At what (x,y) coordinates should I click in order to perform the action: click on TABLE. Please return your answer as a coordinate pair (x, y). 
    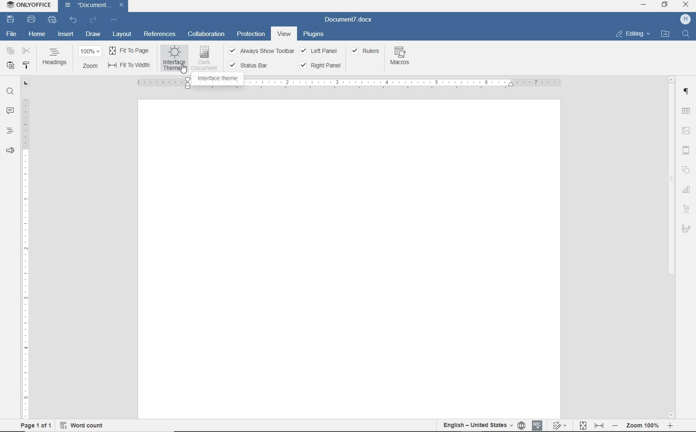
    Looking at the image, I should click on (686, 111).